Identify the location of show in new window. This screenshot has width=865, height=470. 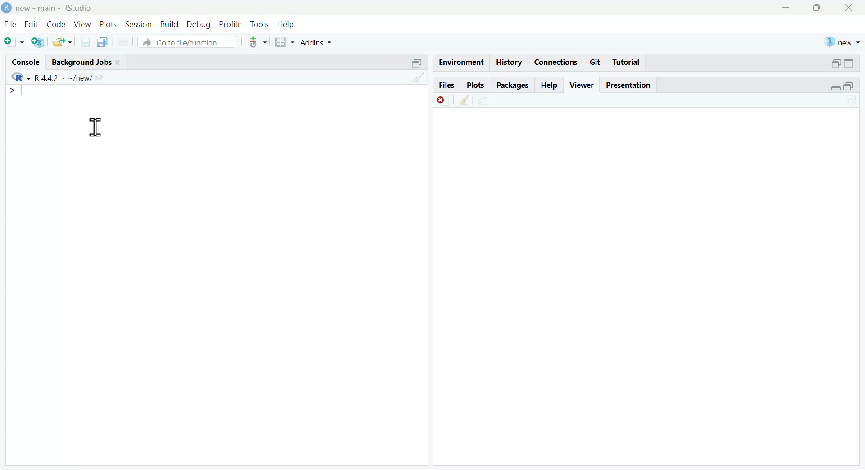
(492, 101).